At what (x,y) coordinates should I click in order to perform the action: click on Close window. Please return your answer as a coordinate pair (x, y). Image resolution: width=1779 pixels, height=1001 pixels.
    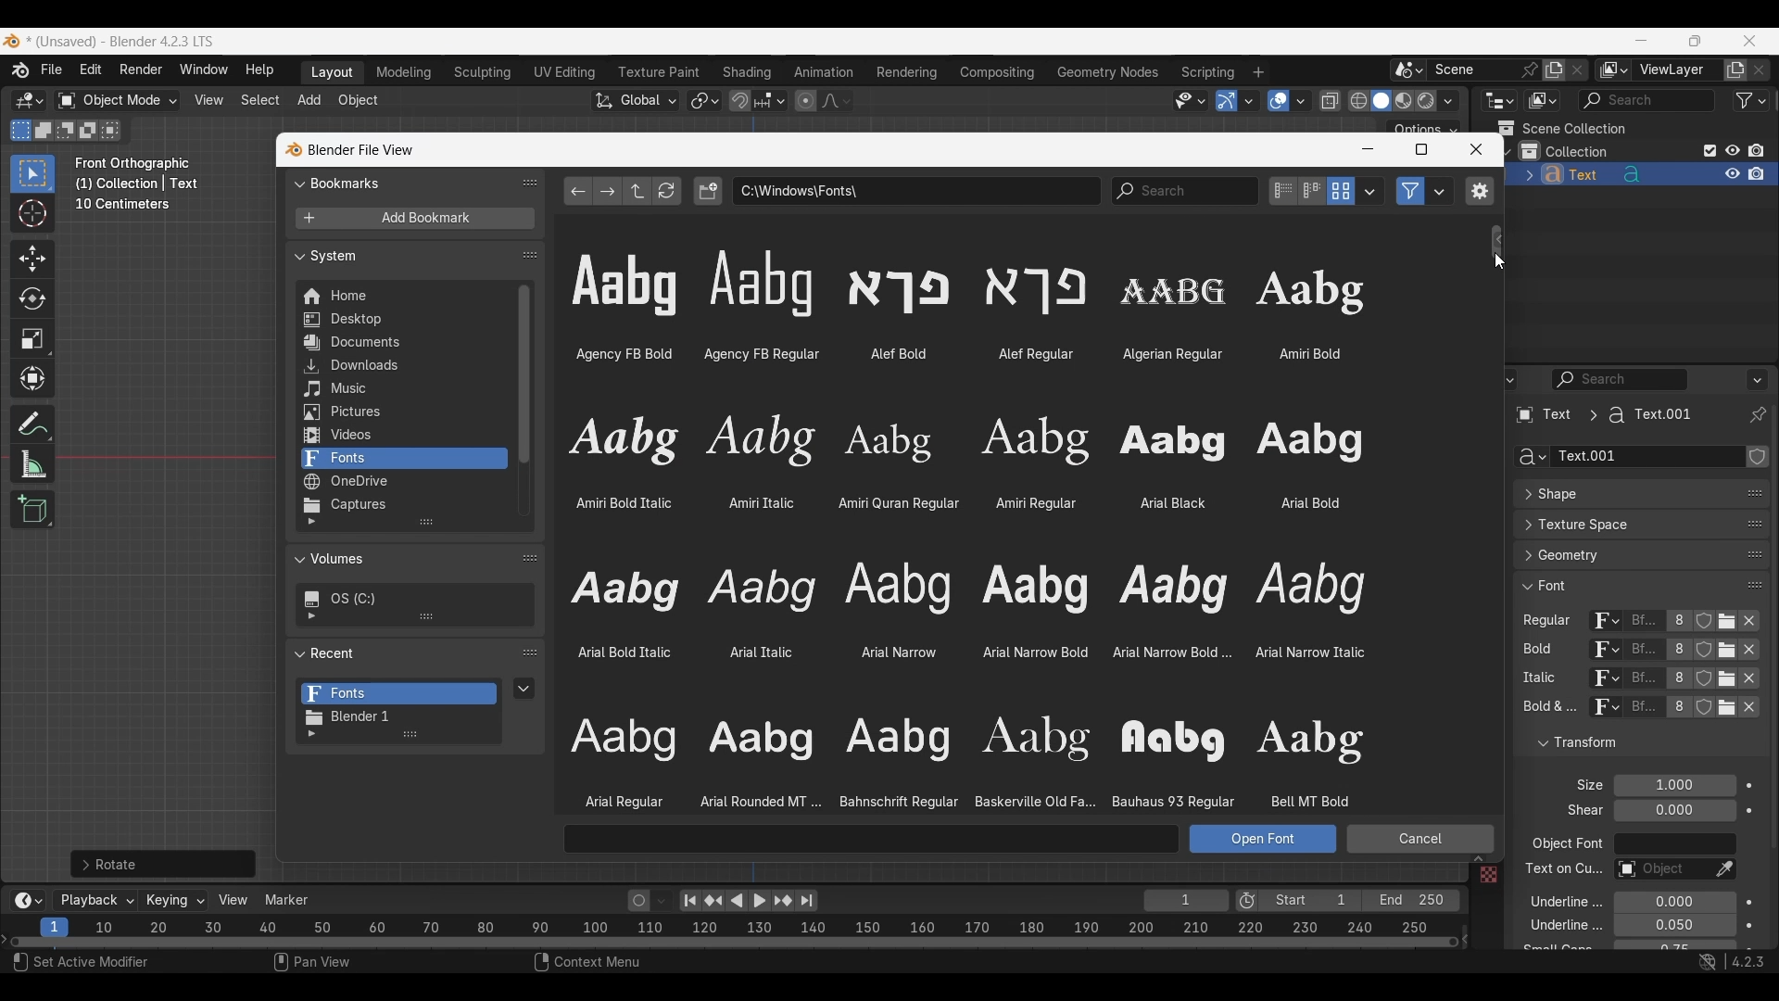
    Looking at the image, I should click on (1476, 149).